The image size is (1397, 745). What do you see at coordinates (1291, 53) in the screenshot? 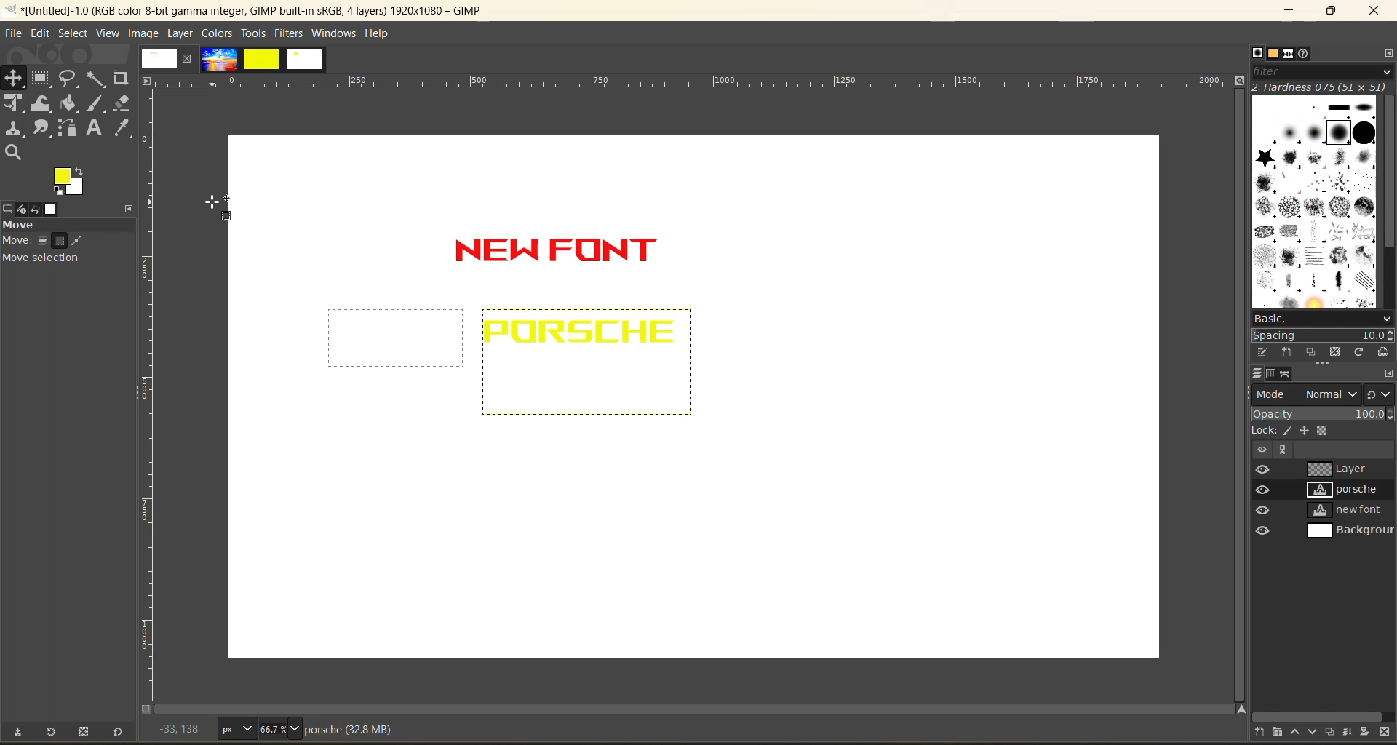
I see `fonts` at bounding box center [1291, 53].